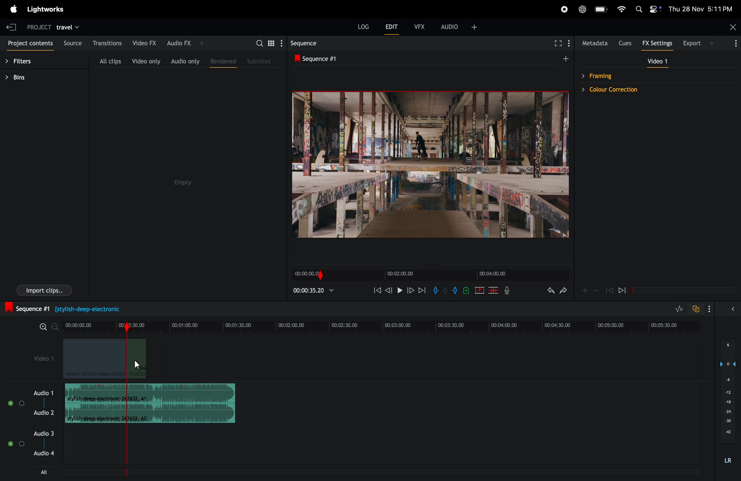 Image resolution: width=741 pixels, height=481 pixels. Describe the element at coordinates (145, 61) in the screenshot. I see `video only` at that location.